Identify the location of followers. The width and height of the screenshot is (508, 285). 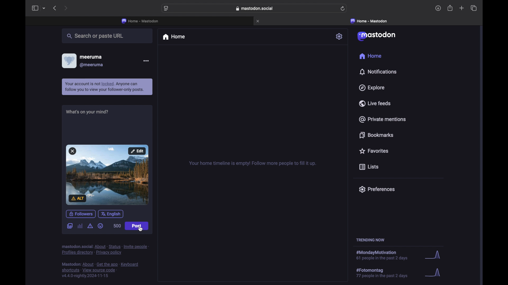
(80, 213).